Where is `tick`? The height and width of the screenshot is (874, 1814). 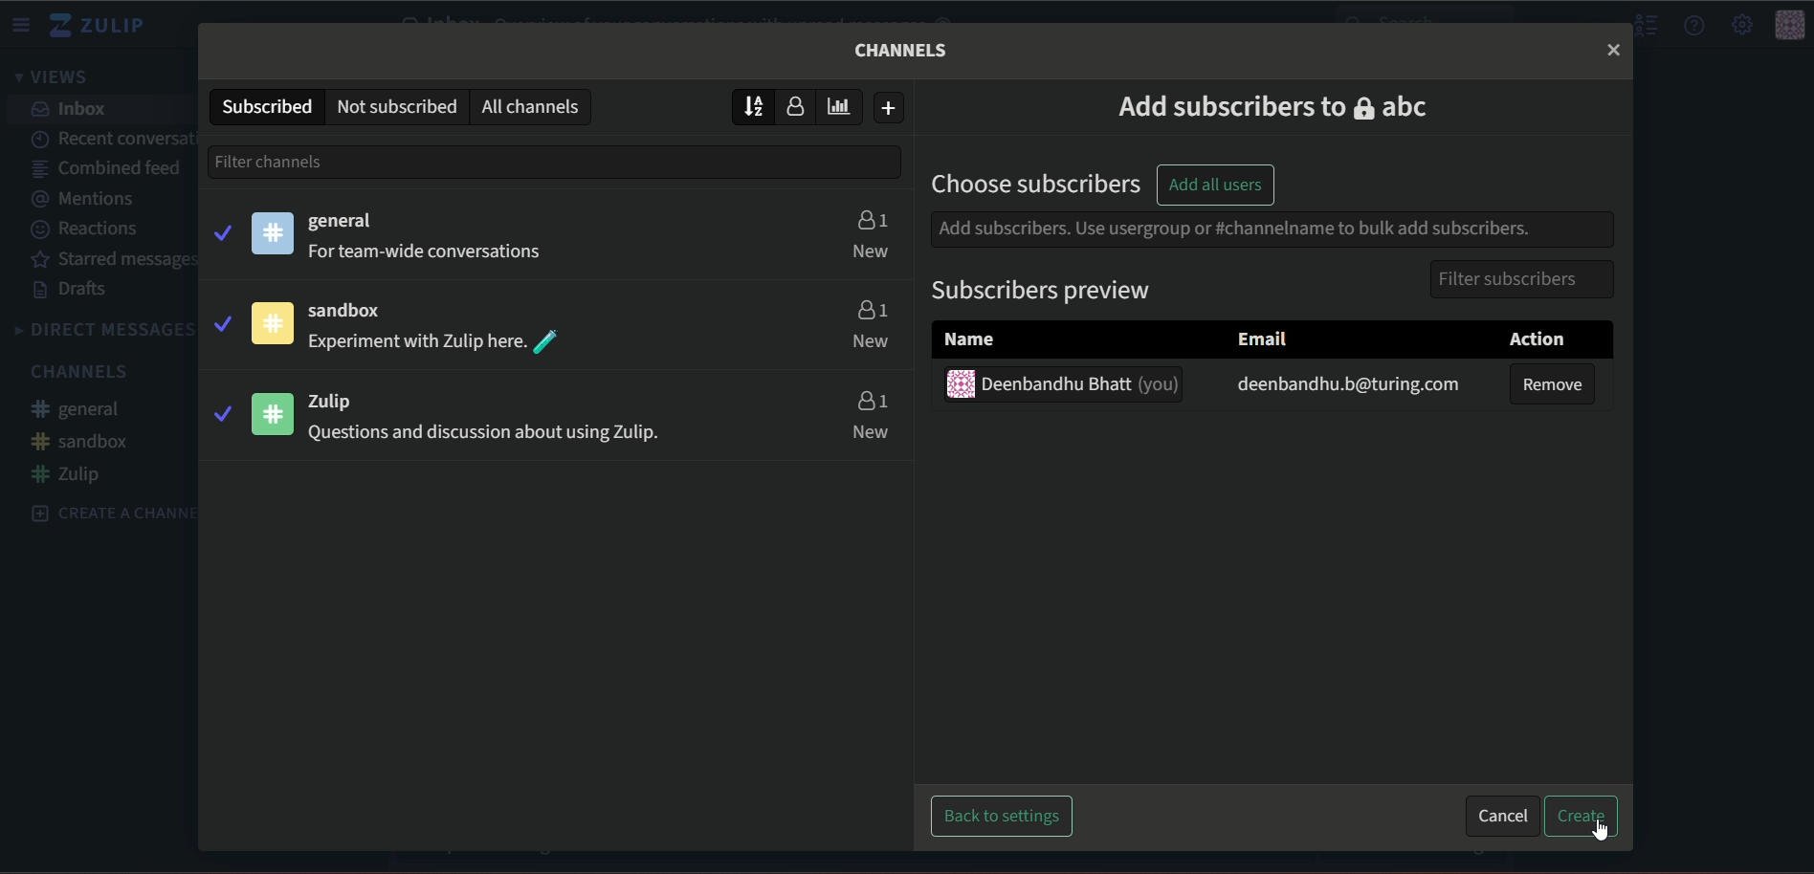
tick is located at coordinates (220, 413).